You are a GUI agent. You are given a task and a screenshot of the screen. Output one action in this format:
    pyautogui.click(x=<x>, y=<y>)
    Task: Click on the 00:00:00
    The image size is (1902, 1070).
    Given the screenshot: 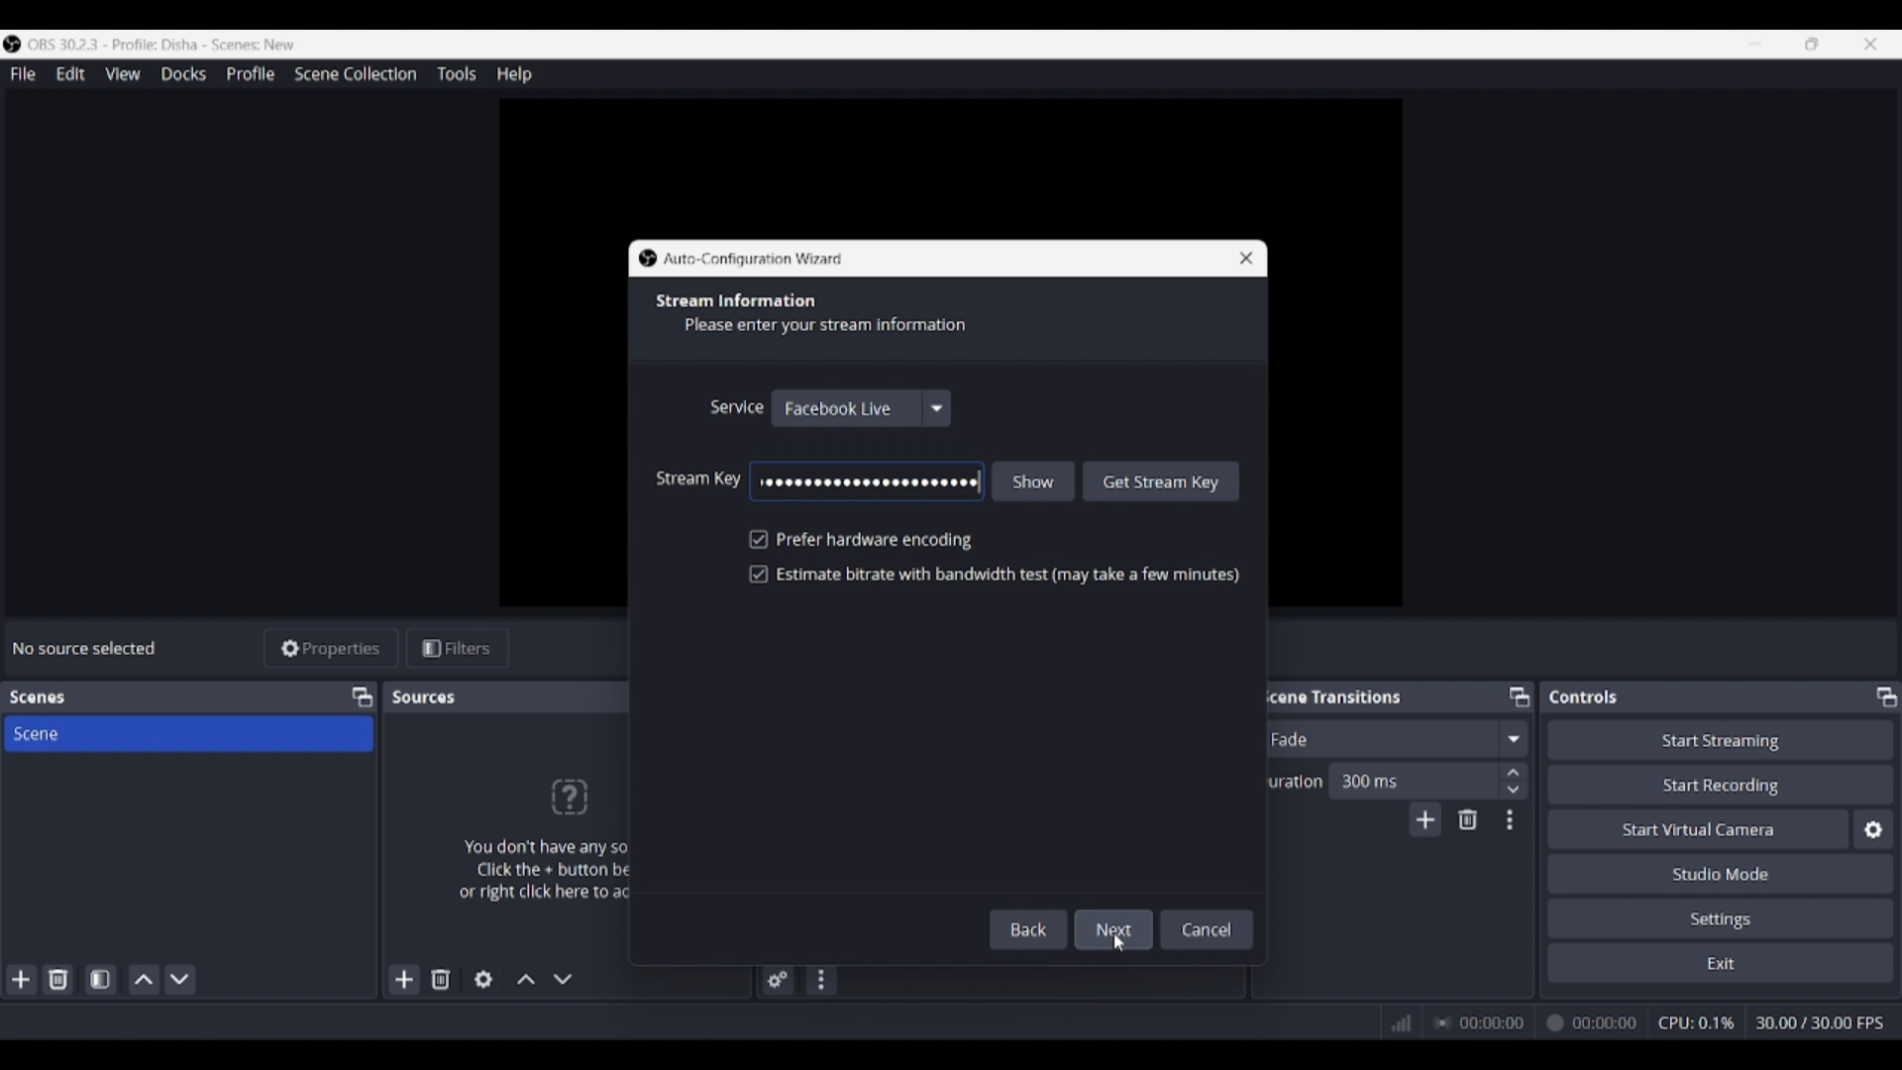 What is the action you would take?
    pyautogui.click(x=1538, y=1022)
    